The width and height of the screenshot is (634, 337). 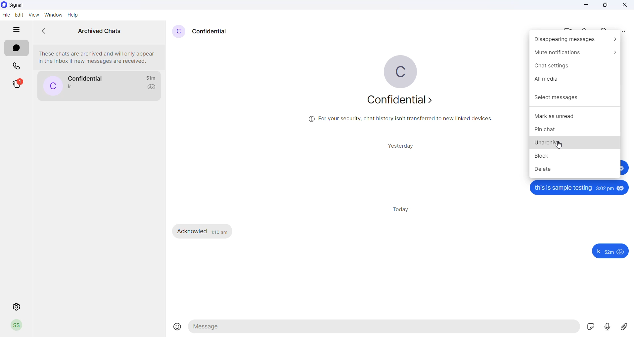 What do you see at coordinates (214, 32) in the screenshot?
I see `contact name` at bounding box center [214, 32].